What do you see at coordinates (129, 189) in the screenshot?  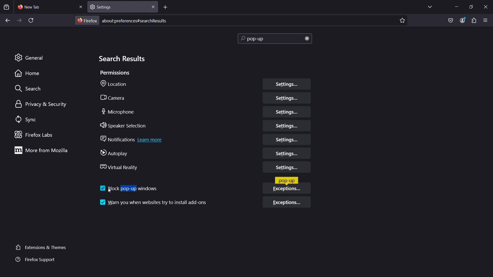 I see `Block pop-up windows (turned on)` at bounding box center [129, 189].